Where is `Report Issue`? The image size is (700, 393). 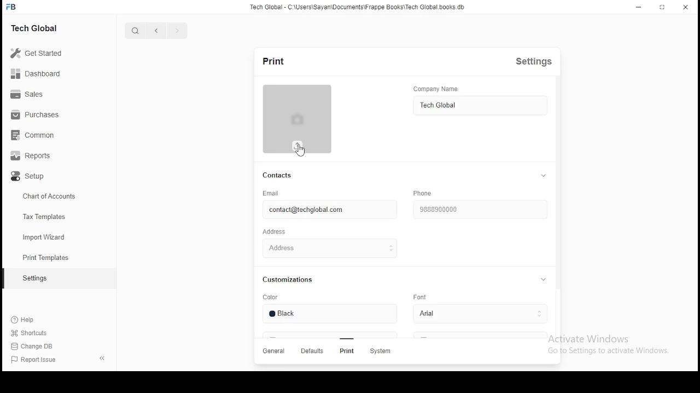 Report Issue is located at coordinates (34, 361).